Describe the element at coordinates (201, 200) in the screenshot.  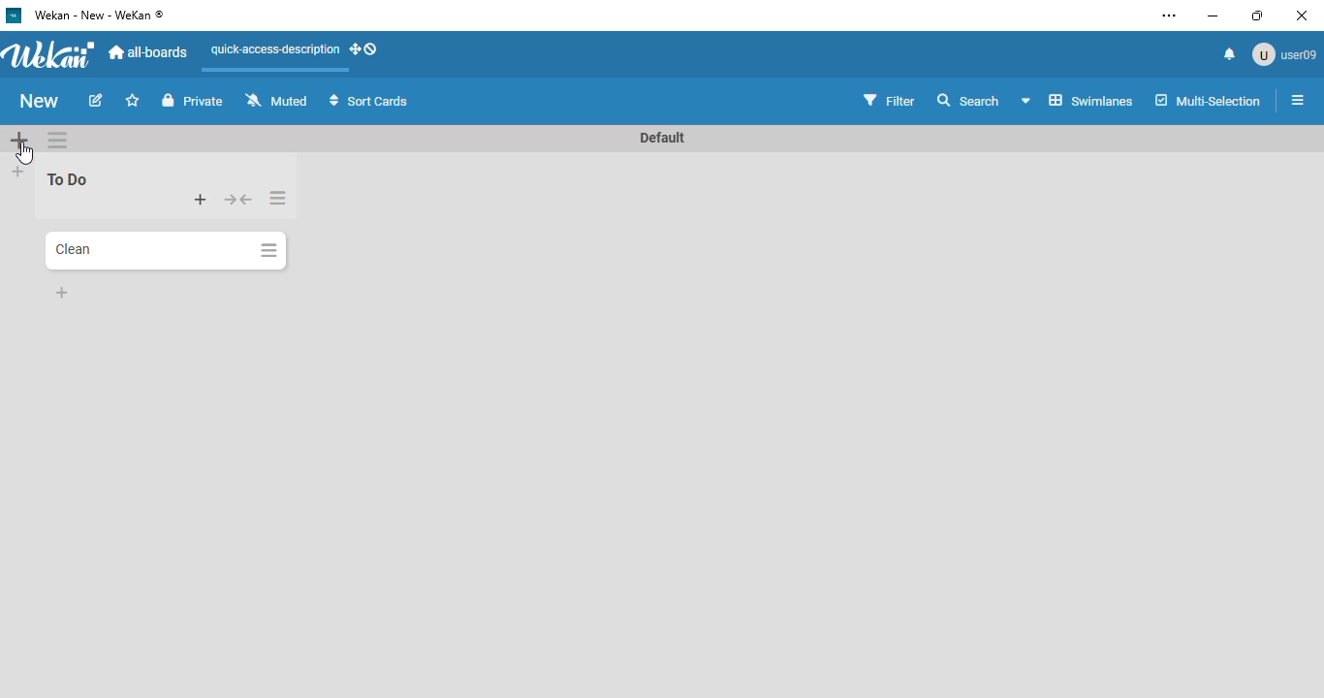
I see `add card to top of list` at that location.